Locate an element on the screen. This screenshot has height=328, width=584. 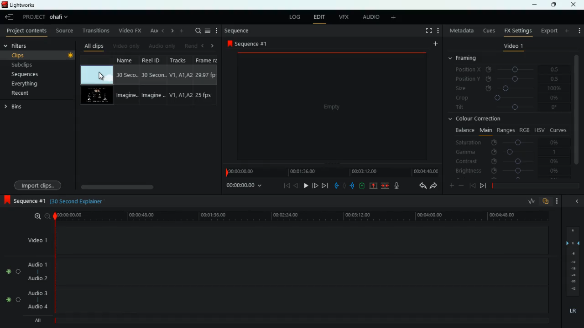
cues is located at coordinates (486, 30).